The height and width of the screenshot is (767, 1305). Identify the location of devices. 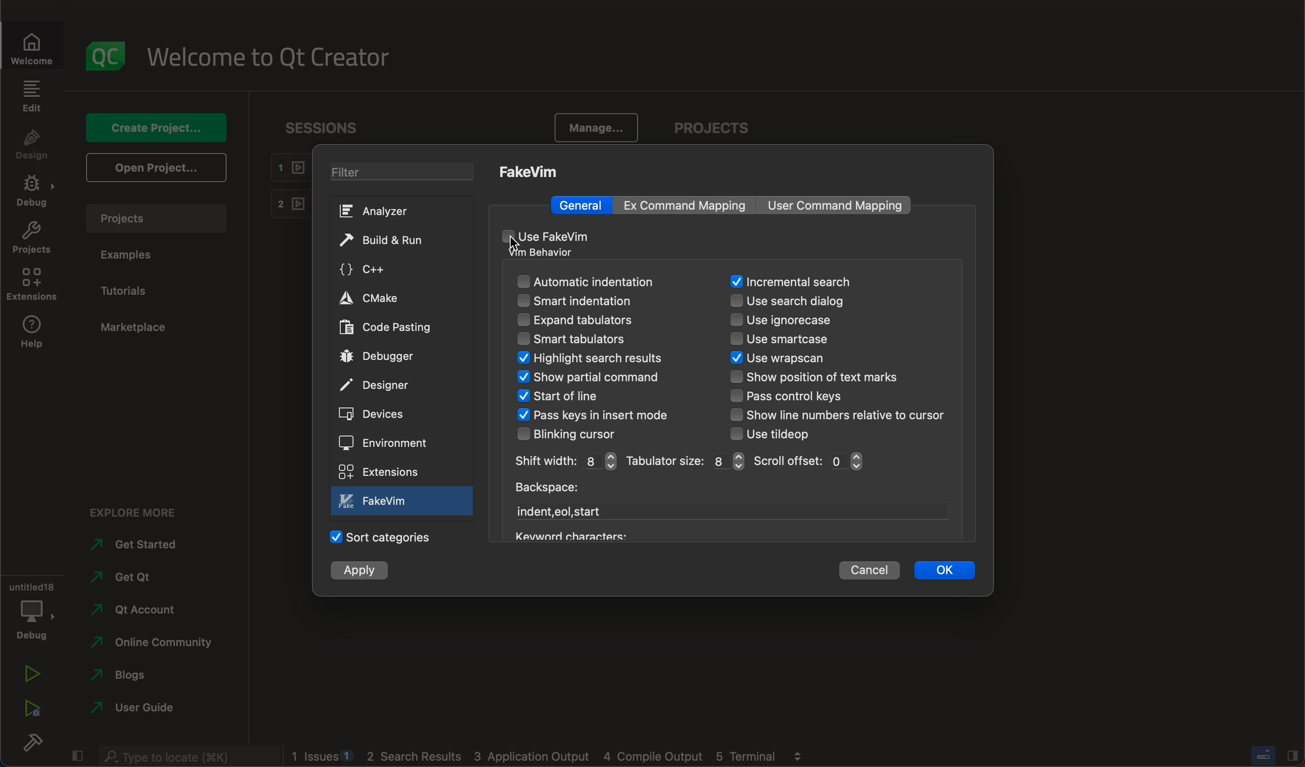
(378, 415).